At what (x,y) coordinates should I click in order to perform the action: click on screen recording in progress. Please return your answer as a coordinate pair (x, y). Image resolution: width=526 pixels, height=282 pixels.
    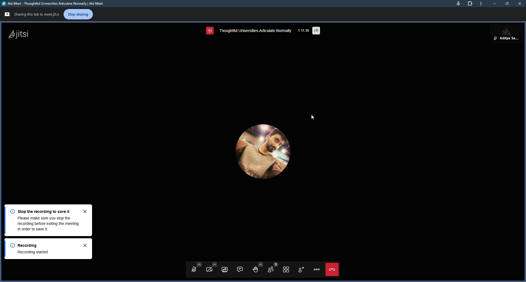
    Looking at the image, I should click on (209, 31).